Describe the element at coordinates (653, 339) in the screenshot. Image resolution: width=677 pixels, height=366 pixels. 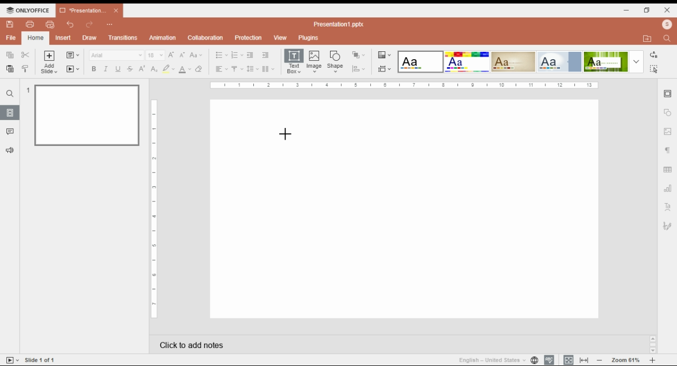
I see `scroll up` at that location.